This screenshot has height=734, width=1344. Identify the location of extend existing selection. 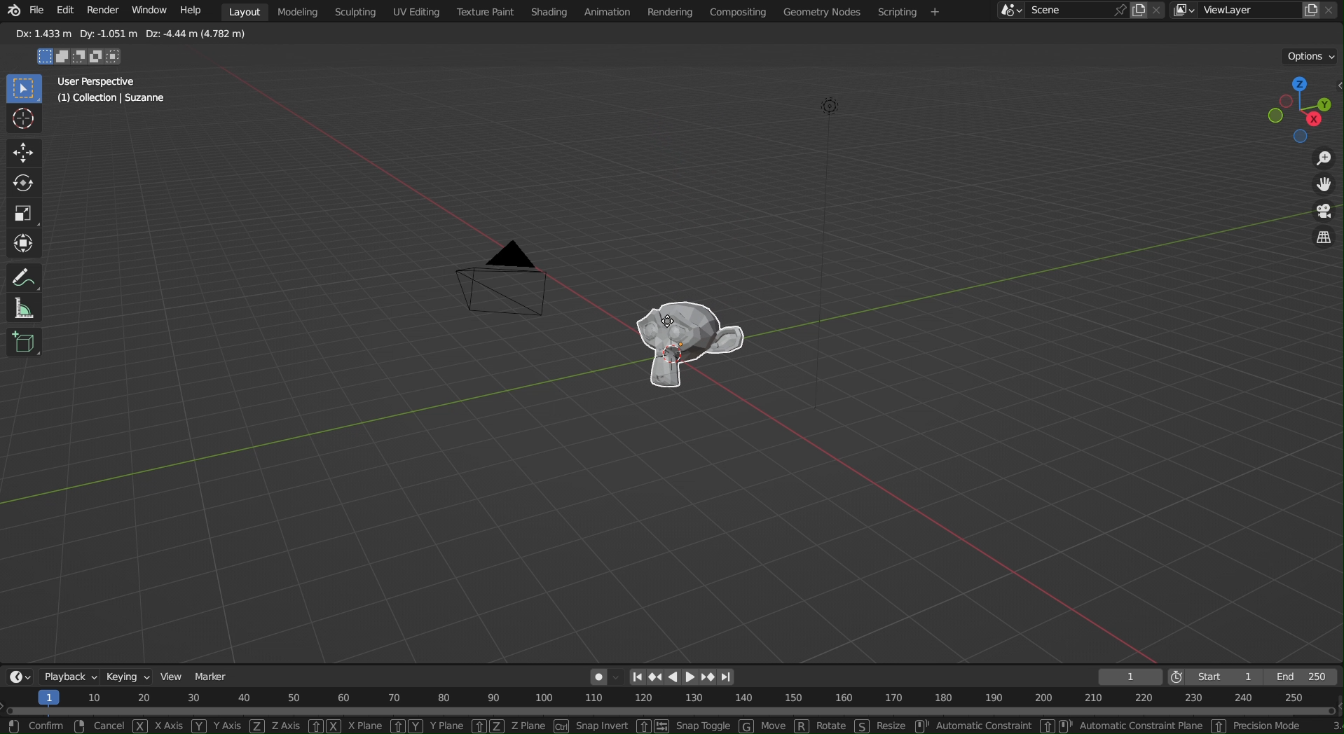
(66, 58).